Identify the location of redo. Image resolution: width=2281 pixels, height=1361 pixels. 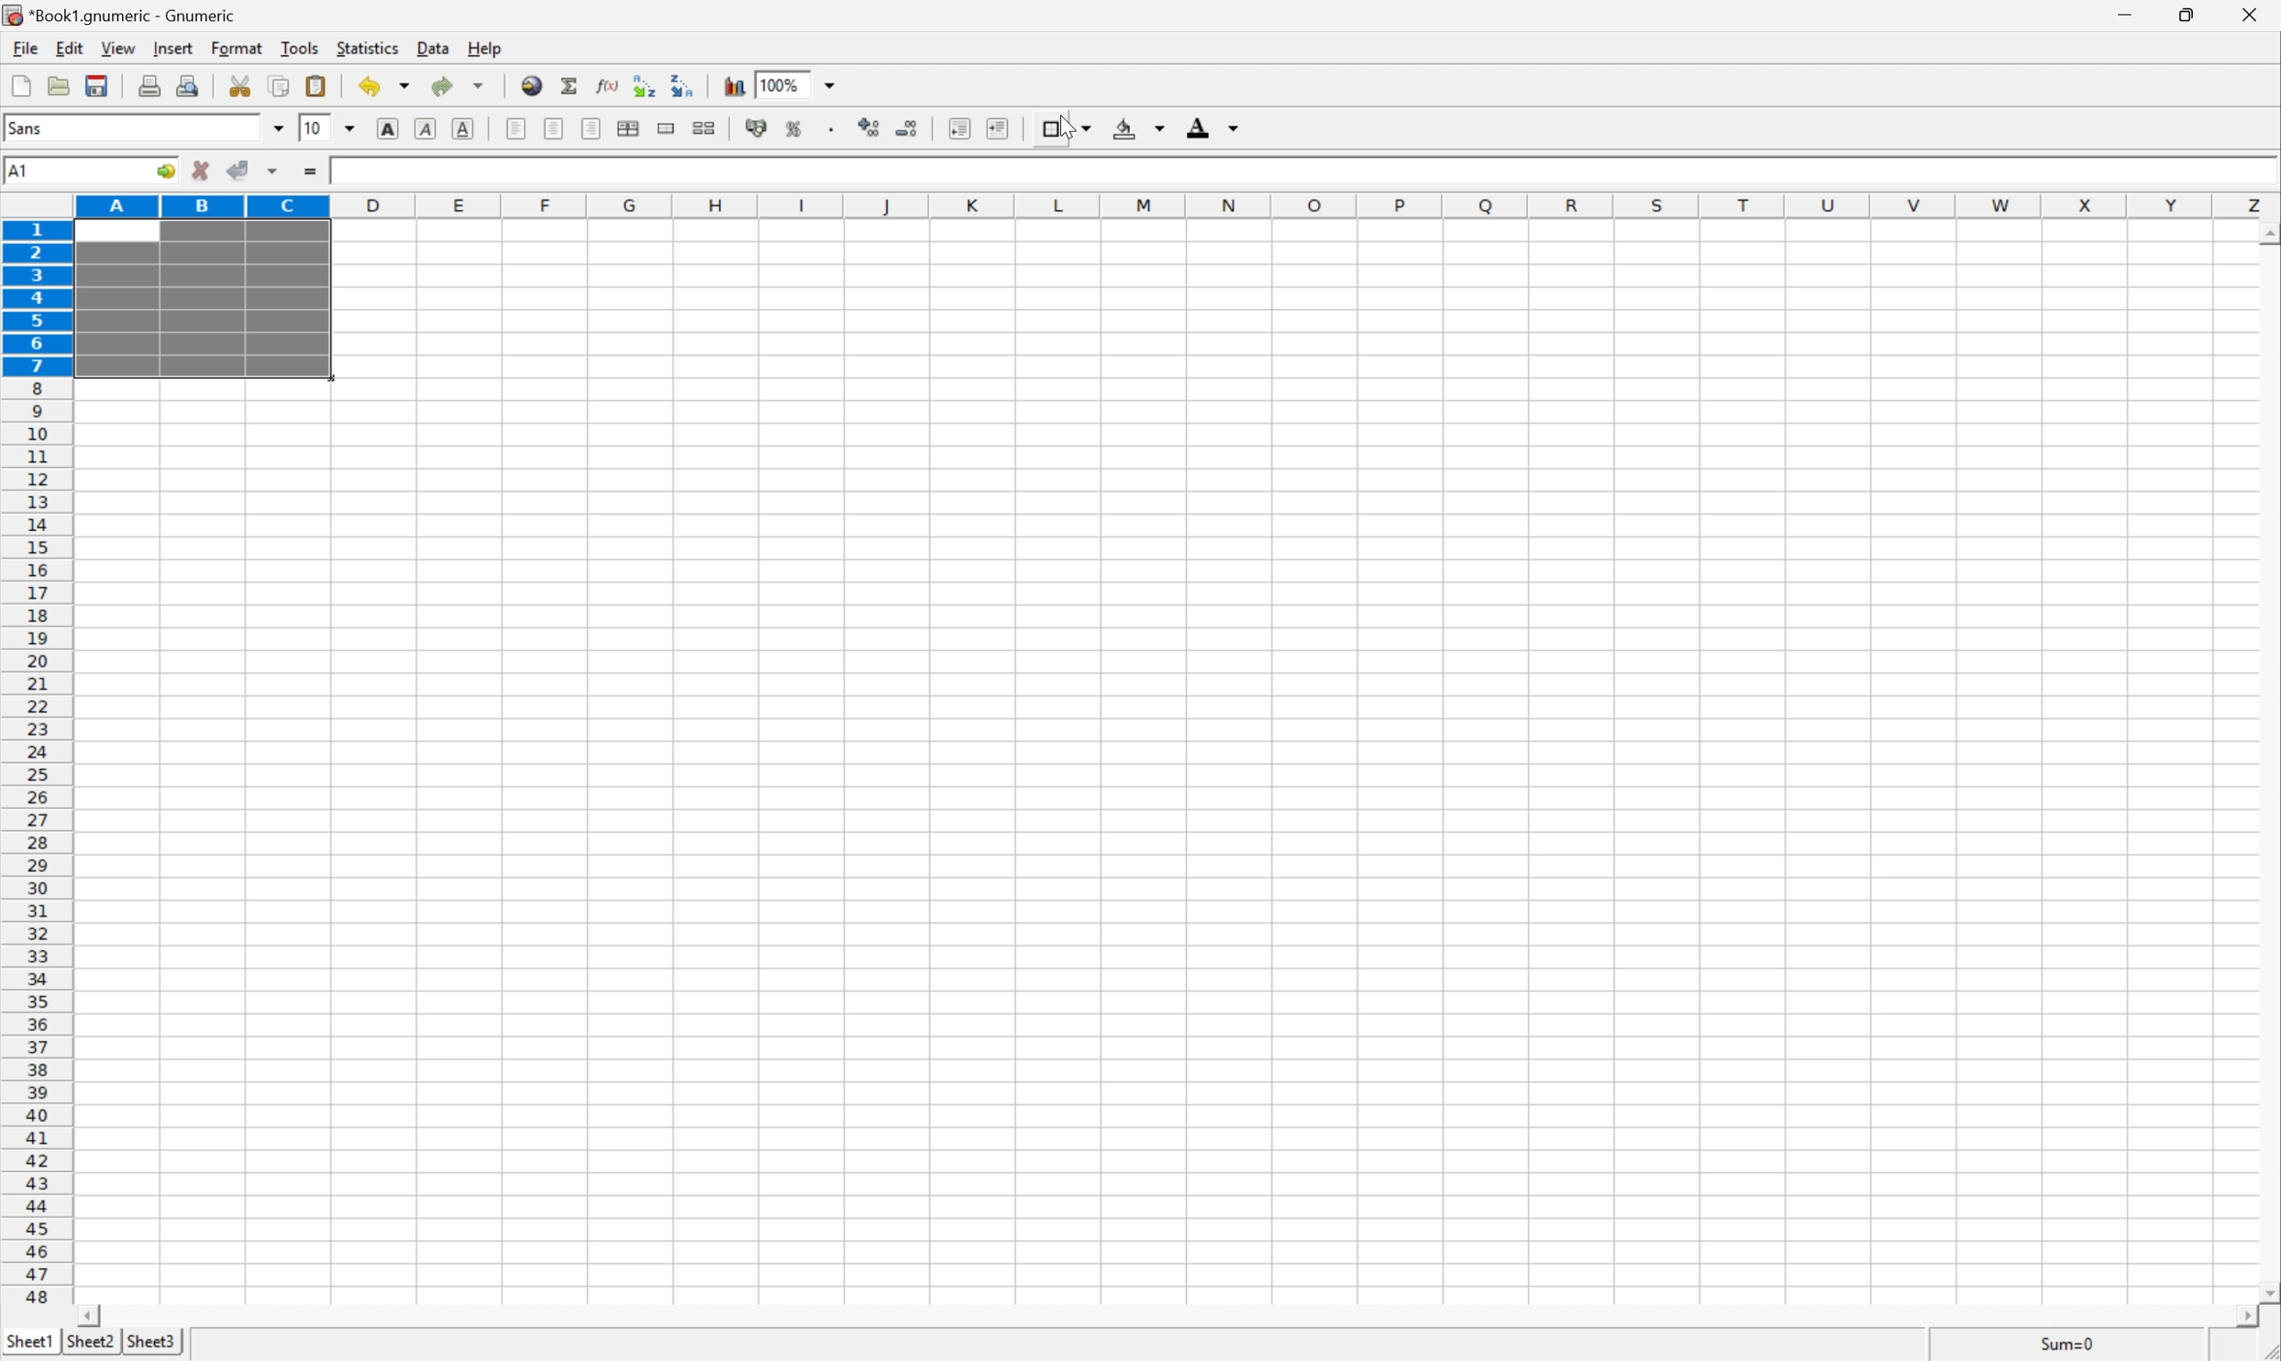
(460, 86).